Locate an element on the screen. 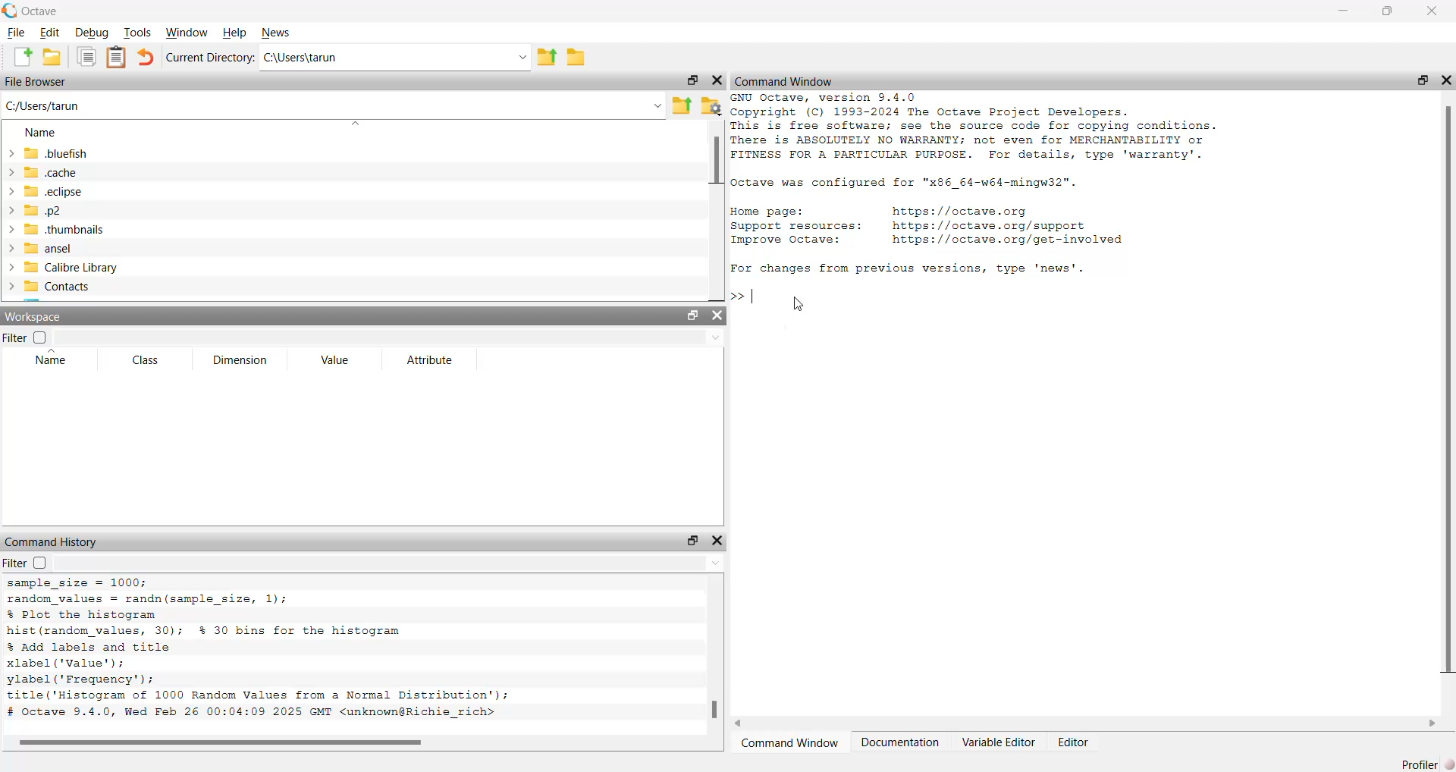 The width and height of the screenshot is (1456, 772). maximize is located at coordinates (1423, 80).